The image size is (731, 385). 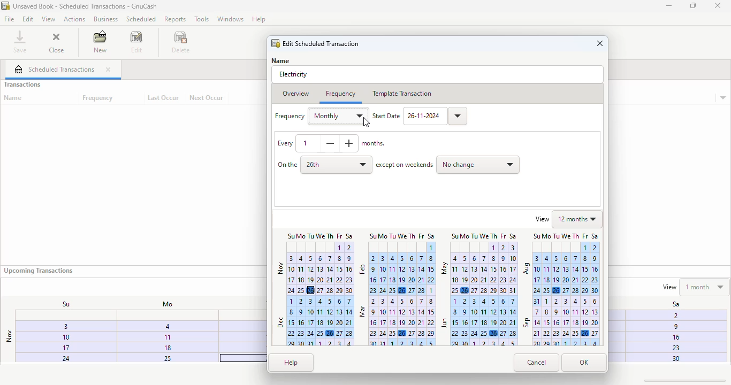 I want to click on September calendar, so click(x=561, y=321).